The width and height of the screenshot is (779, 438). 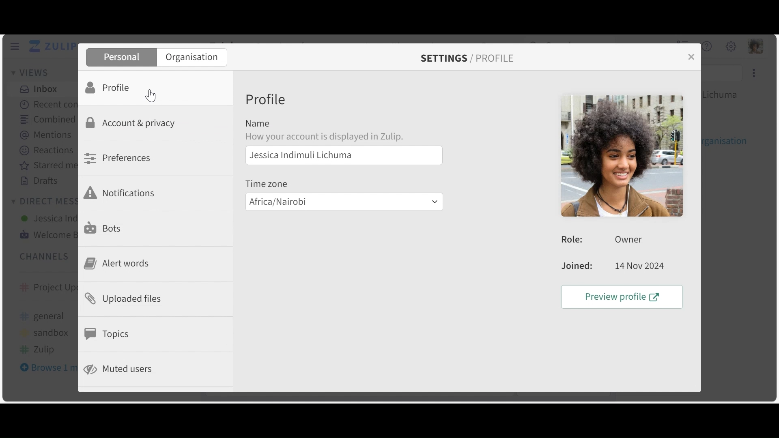 What do you see at coordinates (190, 57) in the screenshot?
I see `Organisation` at bounding box center [190, 57].